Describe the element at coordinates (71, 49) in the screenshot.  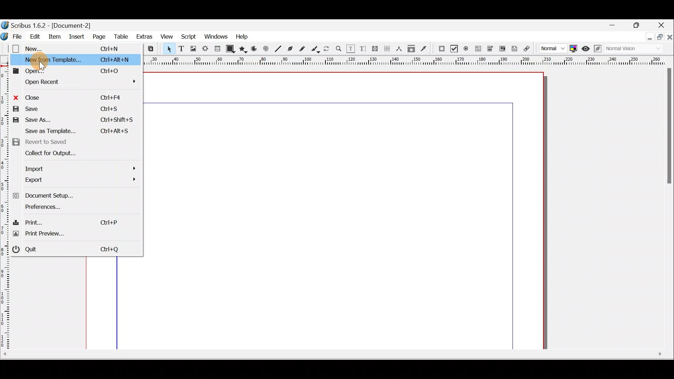
I see `New` at that location.